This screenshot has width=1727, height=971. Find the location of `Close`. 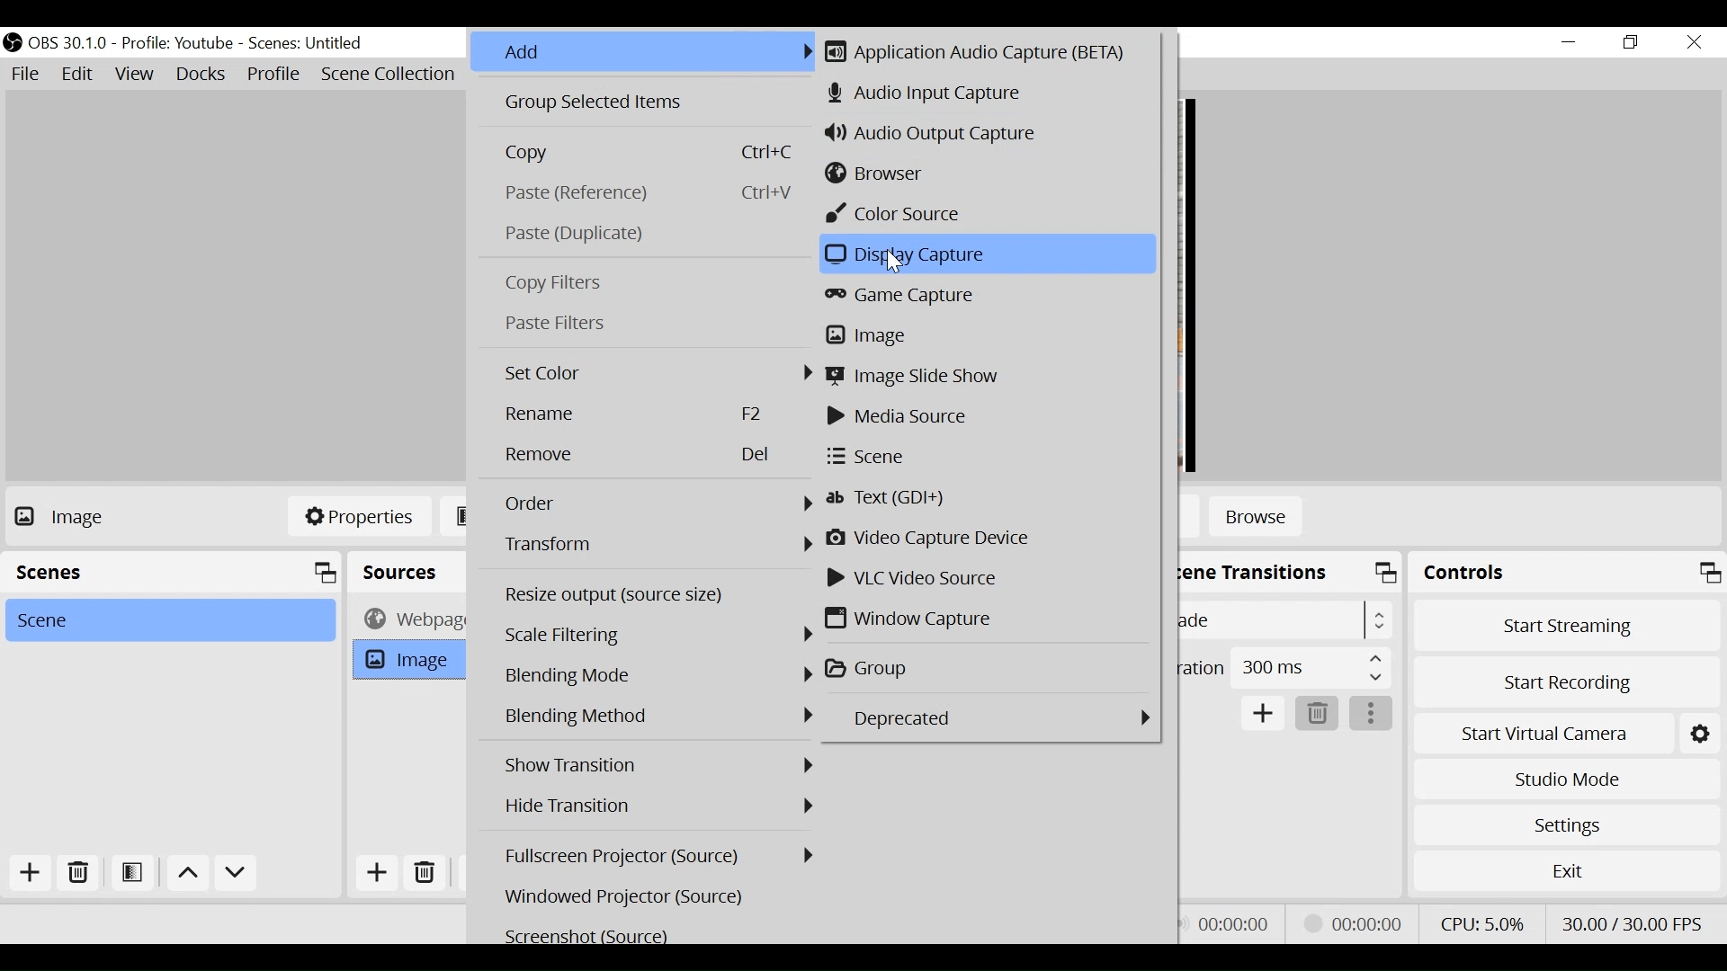

Close is located at coordinates (1696, 44).